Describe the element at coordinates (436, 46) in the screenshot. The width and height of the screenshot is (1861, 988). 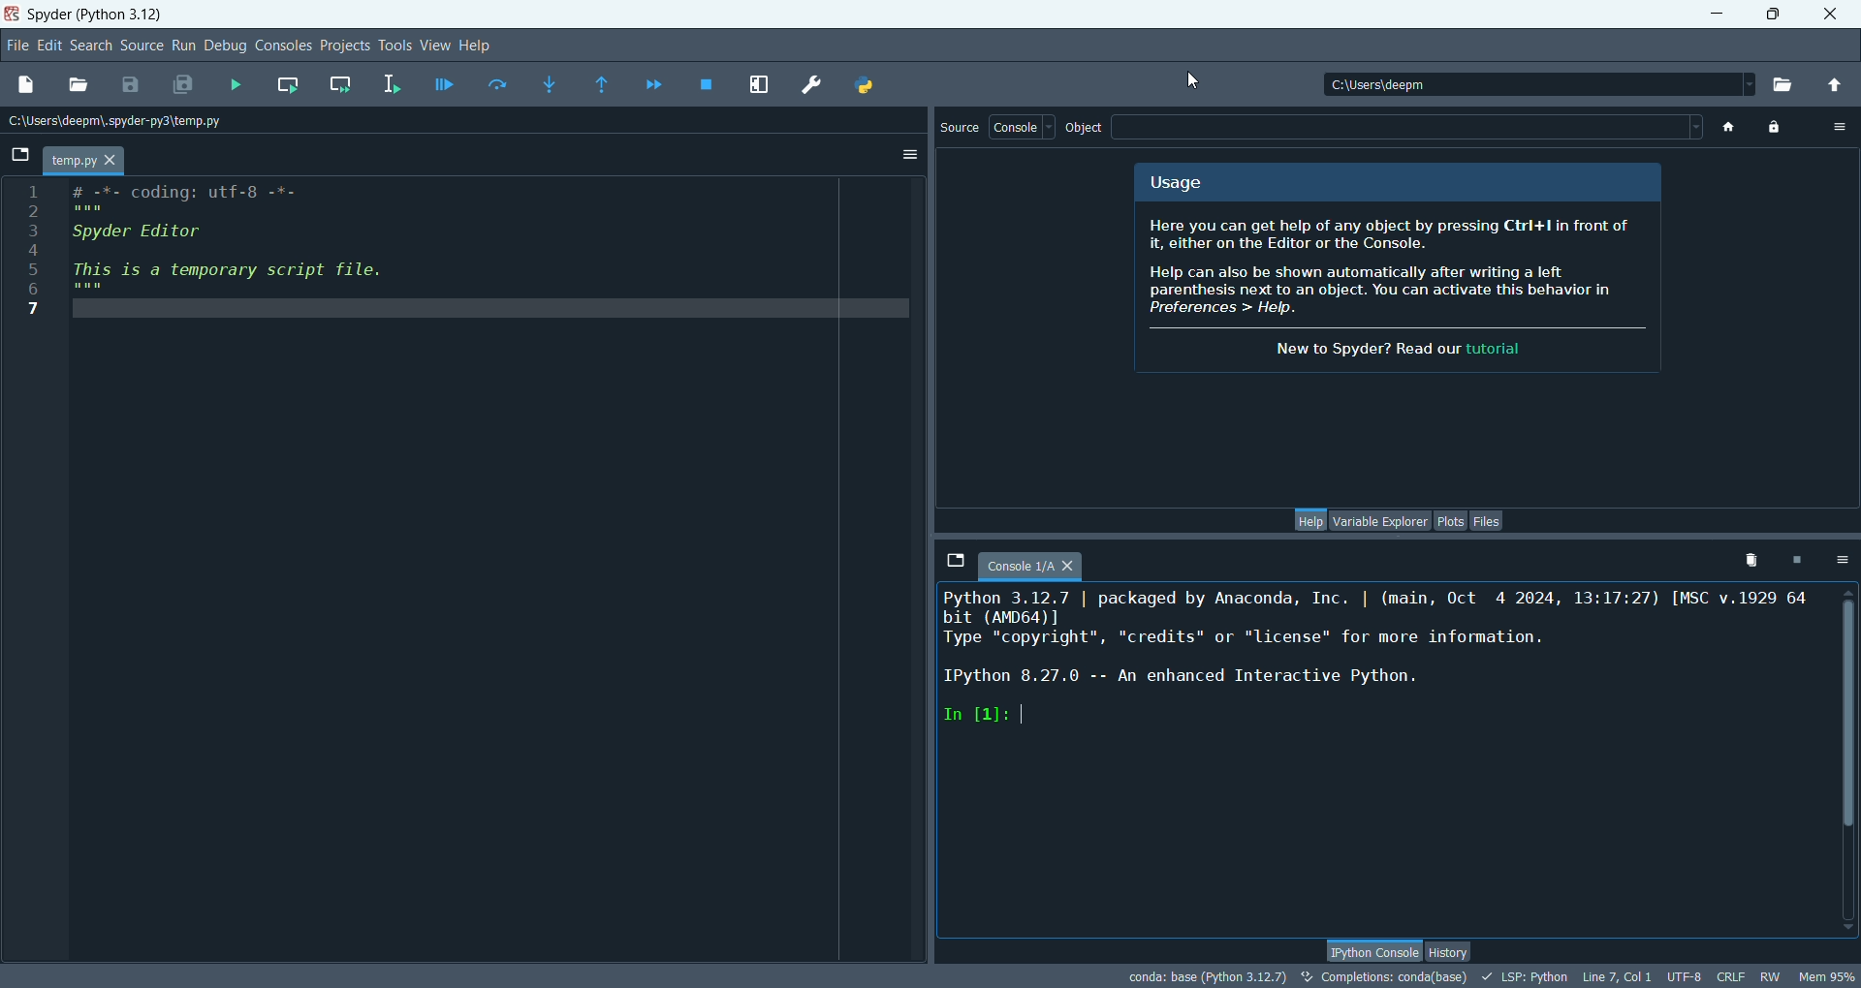
I see `view` at that location.